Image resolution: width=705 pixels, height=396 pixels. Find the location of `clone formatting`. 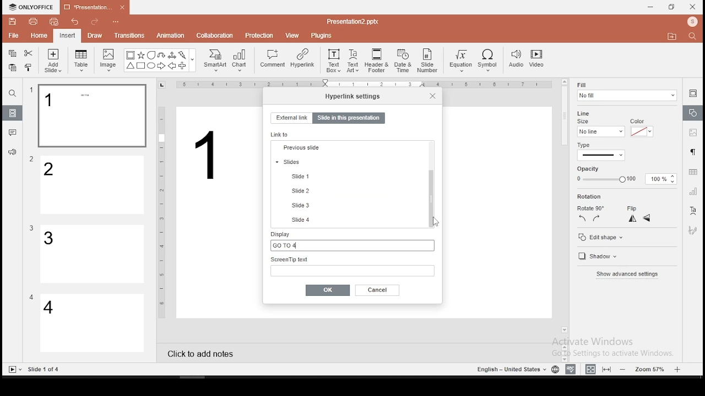

clone formatting is located at coordinates (29, 67).